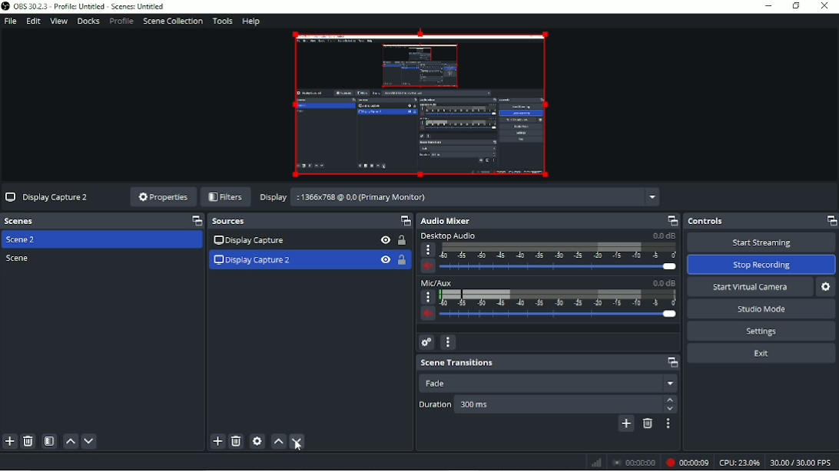 Image resolution: width=839 pixels, height=471 pixels. I want to click on Lock, so click(402, 240).